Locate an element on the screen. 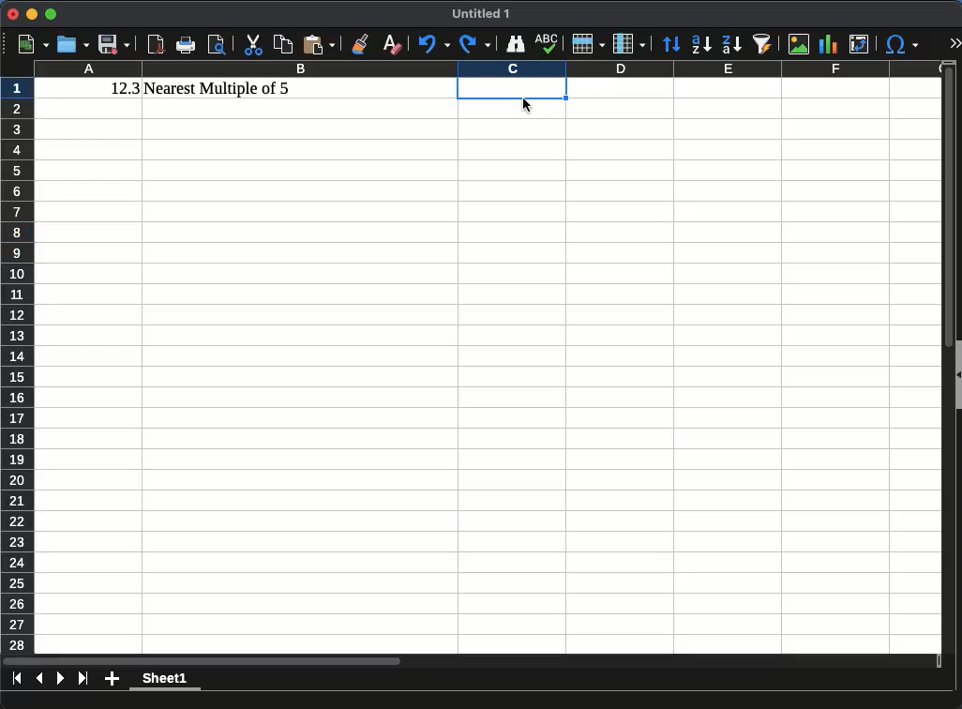 This screenshot has height=709, width=962. clear formatting is located at coordinates (391, 45).